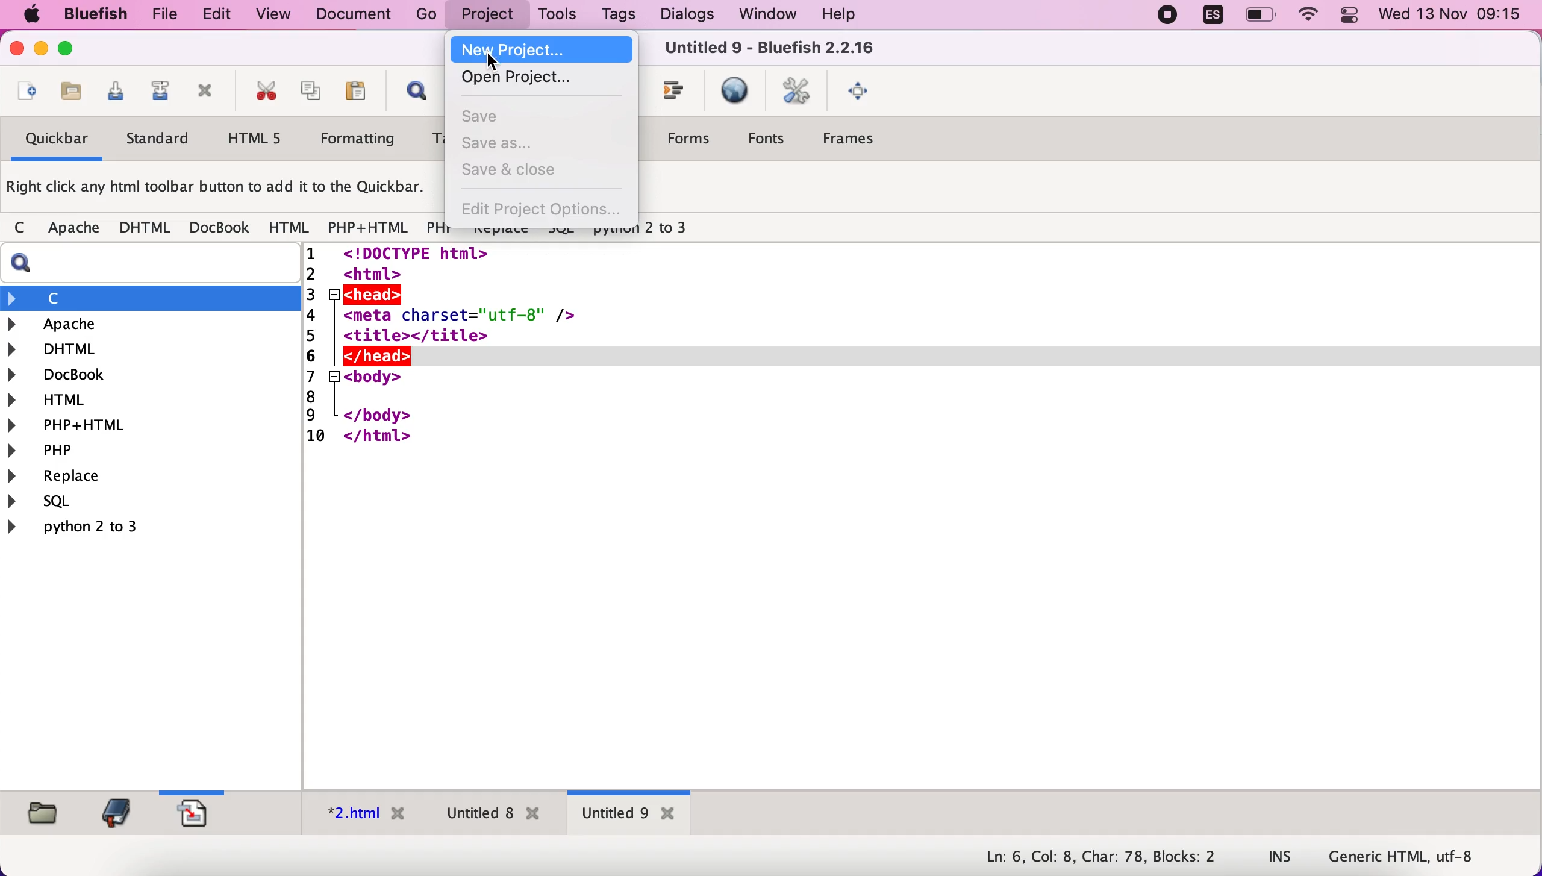  I want to click on php+html, so click(149, 424).